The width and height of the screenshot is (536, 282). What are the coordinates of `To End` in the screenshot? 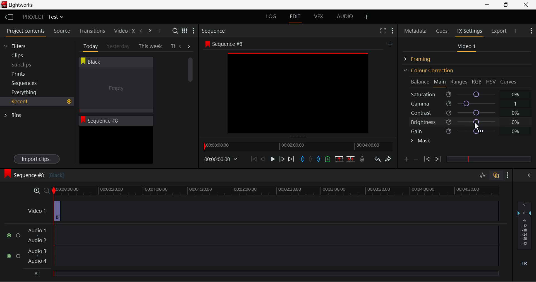 It's located at (291, 159).